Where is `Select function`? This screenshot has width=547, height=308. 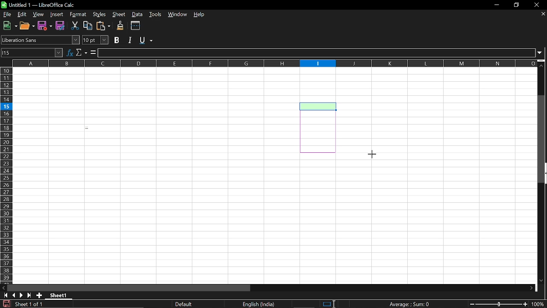 Select function is located at coordinates (82, 53).